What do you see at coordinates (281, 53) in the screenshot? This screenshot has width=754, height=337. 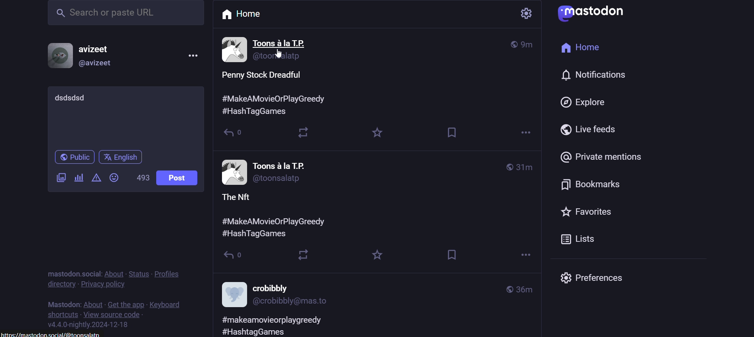 I see `cursor on key word ` at bounding box center [281, 53].